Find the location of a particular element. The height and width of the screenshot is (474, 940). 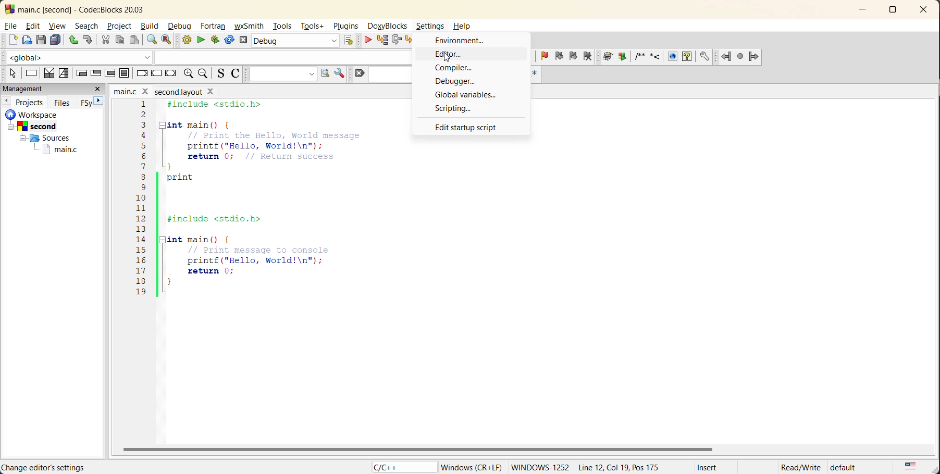

windows (CR+LF) is located at coordinates (472, 467).